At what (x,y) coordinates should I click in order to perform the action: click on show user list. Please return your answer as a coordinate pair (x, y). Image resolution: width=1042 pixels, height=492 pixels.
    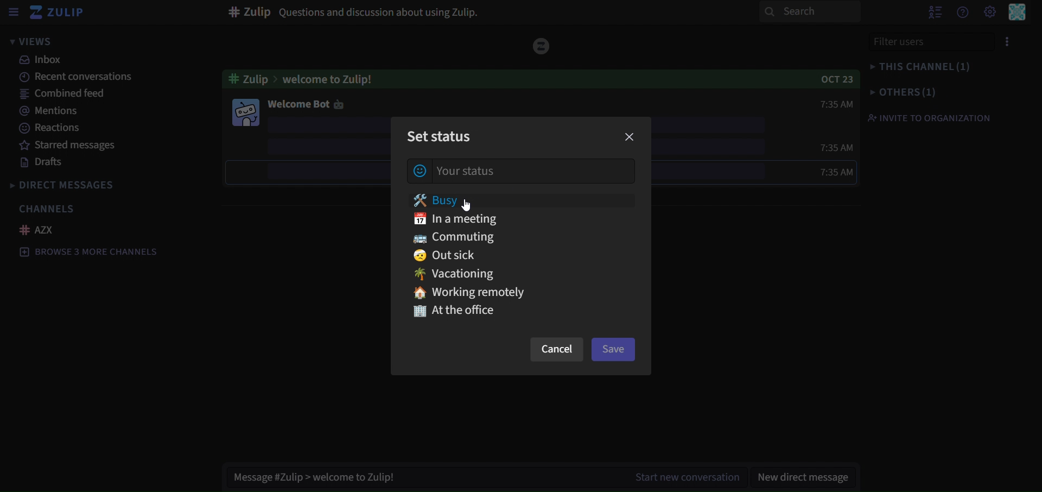
    Looking at the image, I should click on (937, 11).